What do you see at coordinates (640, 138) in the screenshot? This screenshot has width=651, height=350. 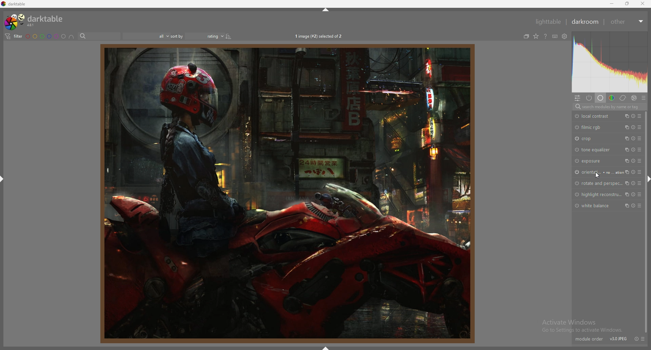 I see `presets` at bounding box center [640, 138].